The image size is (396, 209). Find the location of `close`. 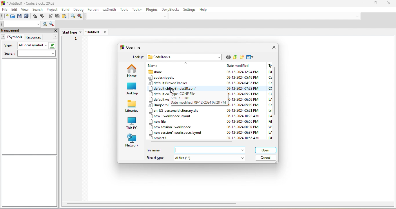

close is located at coordinates (390, 4).